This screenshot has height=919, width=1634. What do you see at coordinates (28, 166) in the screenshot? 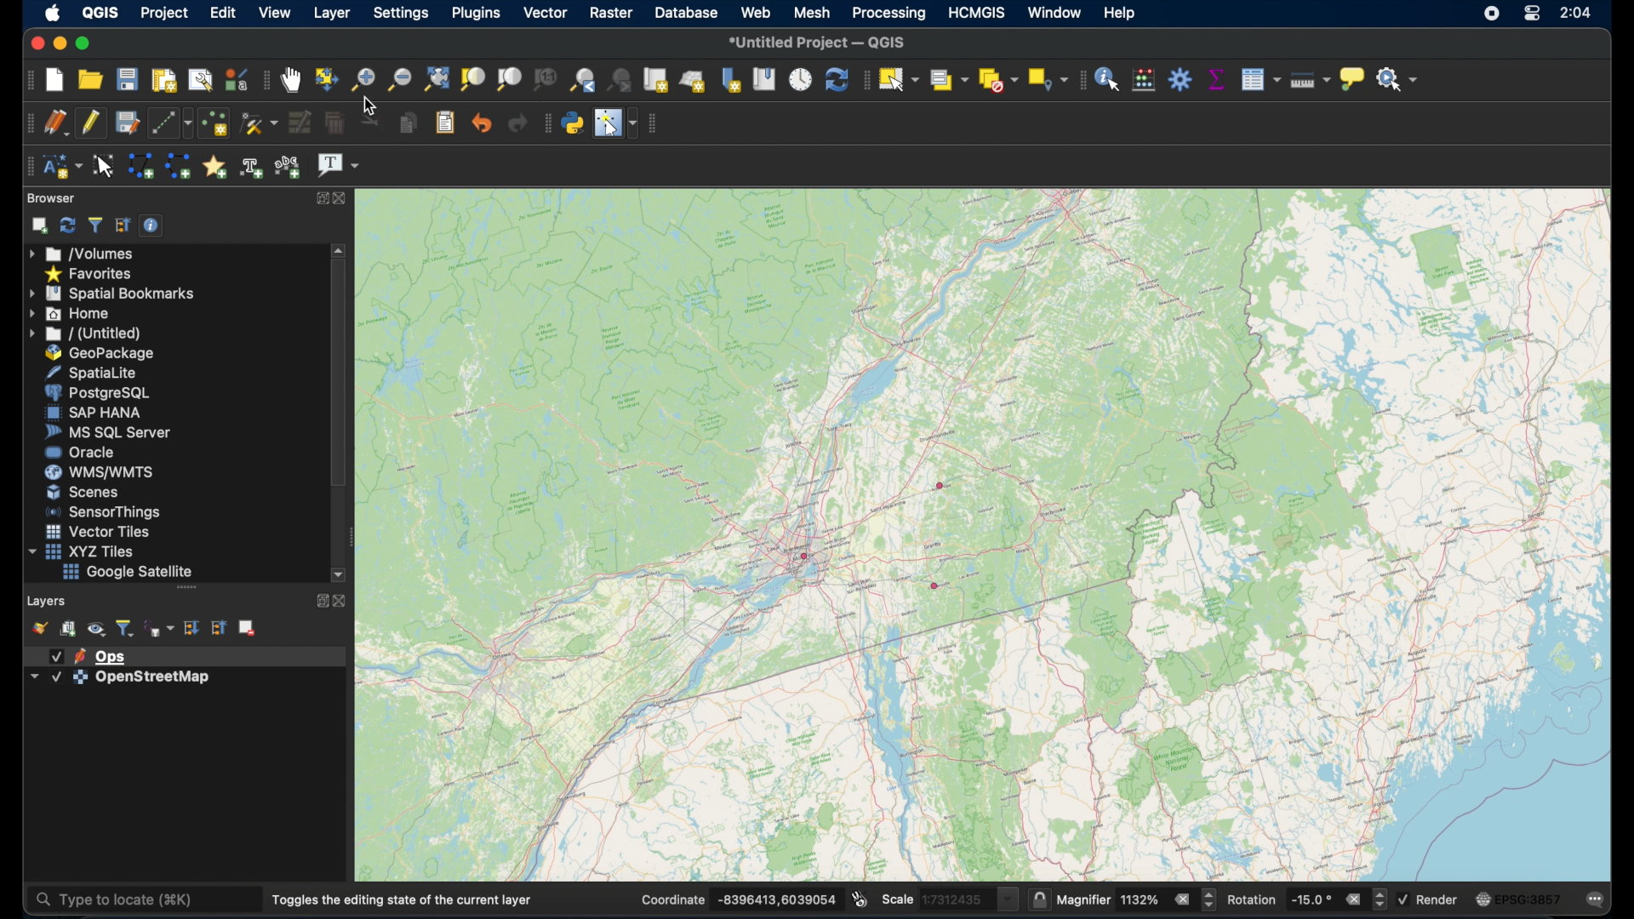
I see `annotations toolbar` at bounding box center [28, 166].